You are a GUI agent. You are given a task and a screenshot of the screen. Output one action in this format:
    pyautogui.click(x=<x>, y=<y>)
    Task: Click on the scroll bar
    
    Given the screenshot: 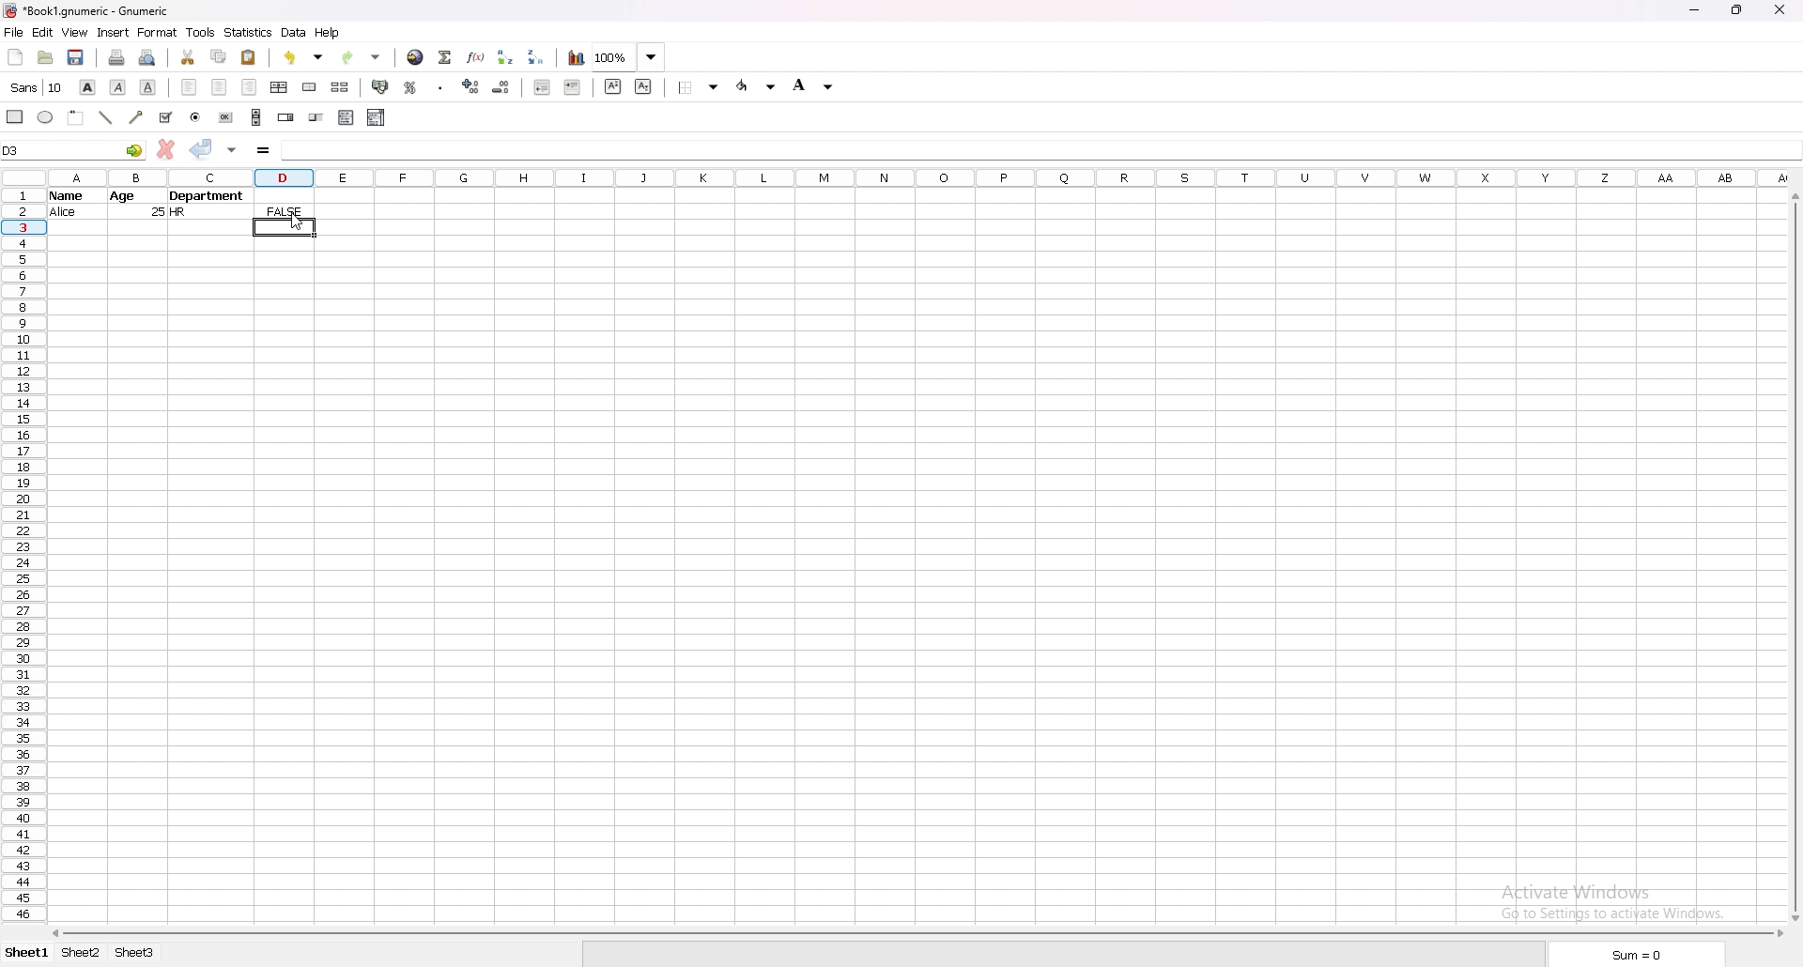 What is the action you would take?
    pyautogui.click(x=257, y=117)
    